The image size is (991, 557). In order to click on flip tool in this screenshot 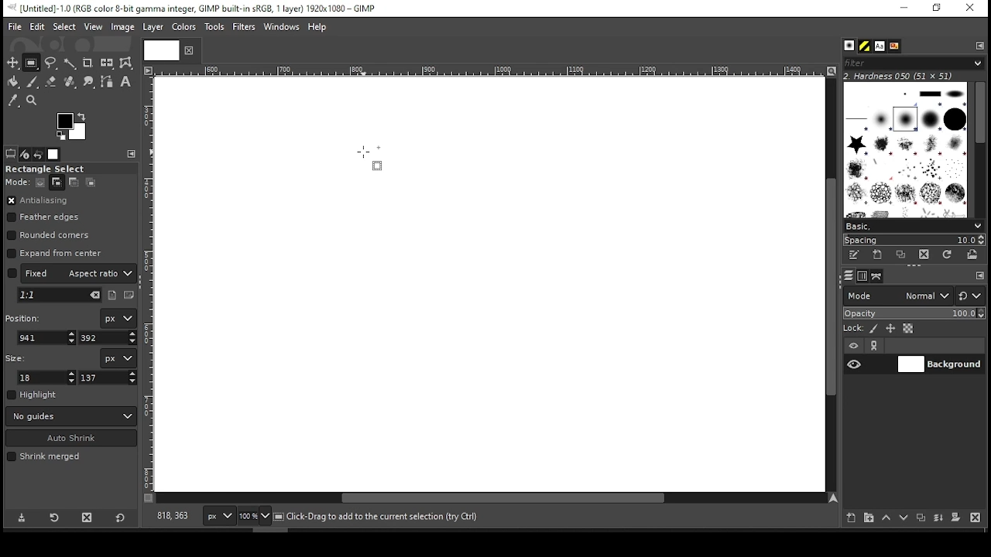, I will do `click(107, 62)`.